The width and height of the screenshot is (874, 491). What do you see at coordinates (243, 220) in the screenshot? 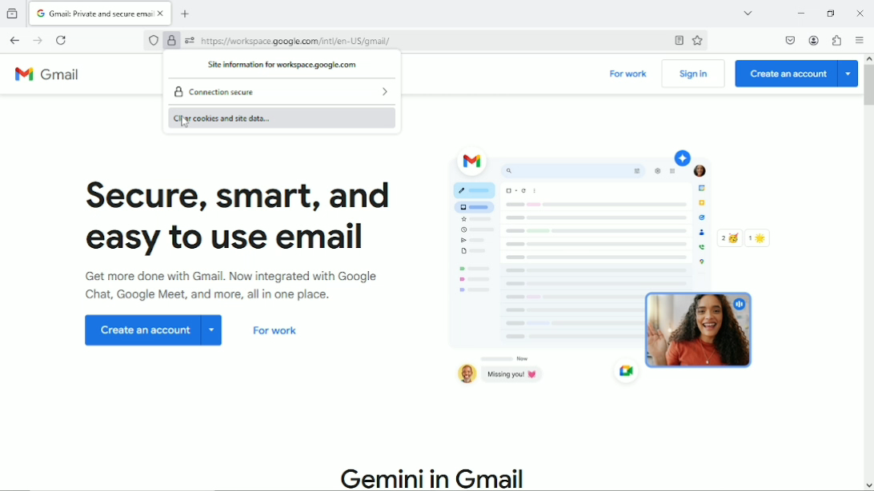
I see `Secure, smart and easy to use email.` at bounding box center [243, 220].